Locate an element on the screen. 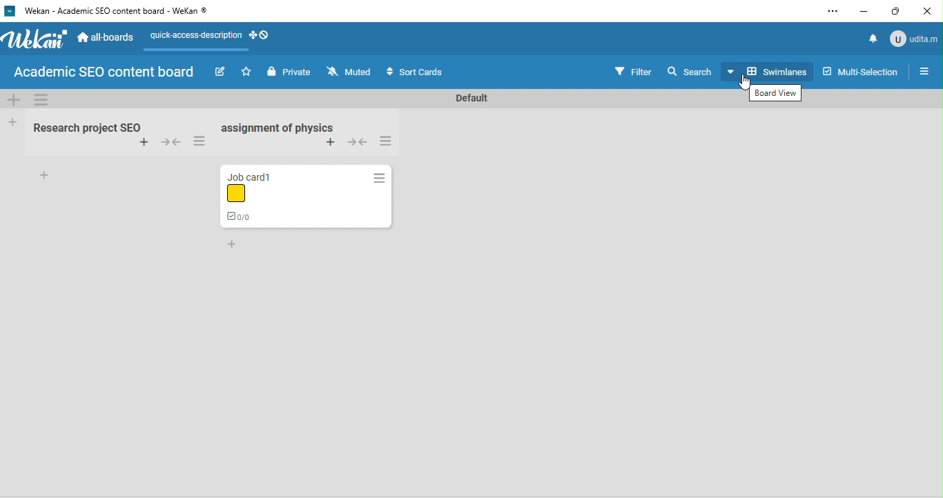  cursor movement is located at coordinates (746, 82).